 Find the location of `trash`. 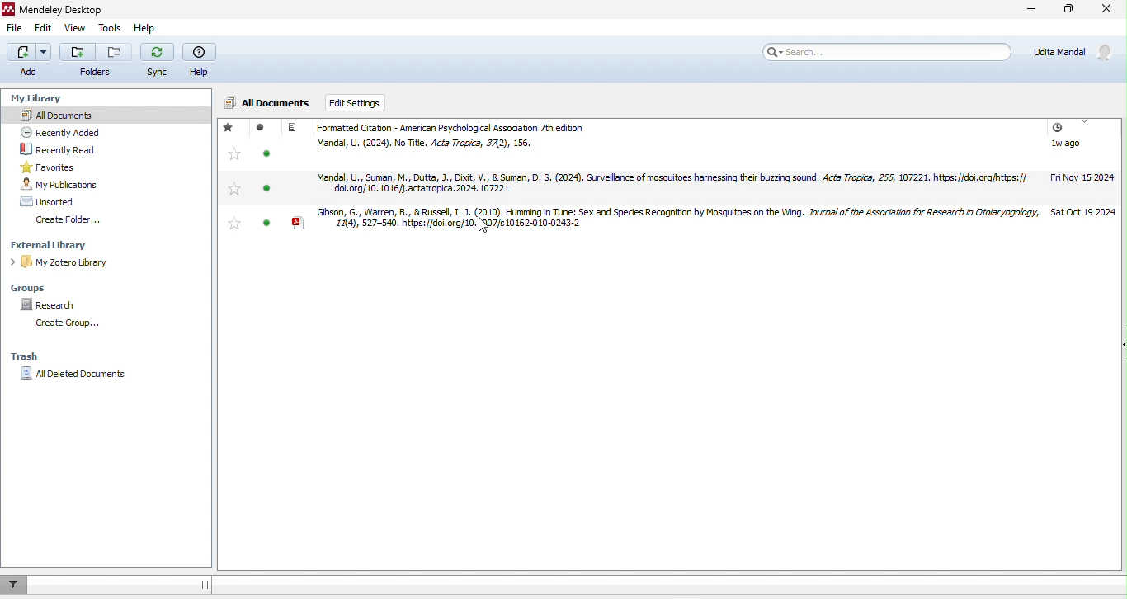

trash is located at coordinates (29, 358).